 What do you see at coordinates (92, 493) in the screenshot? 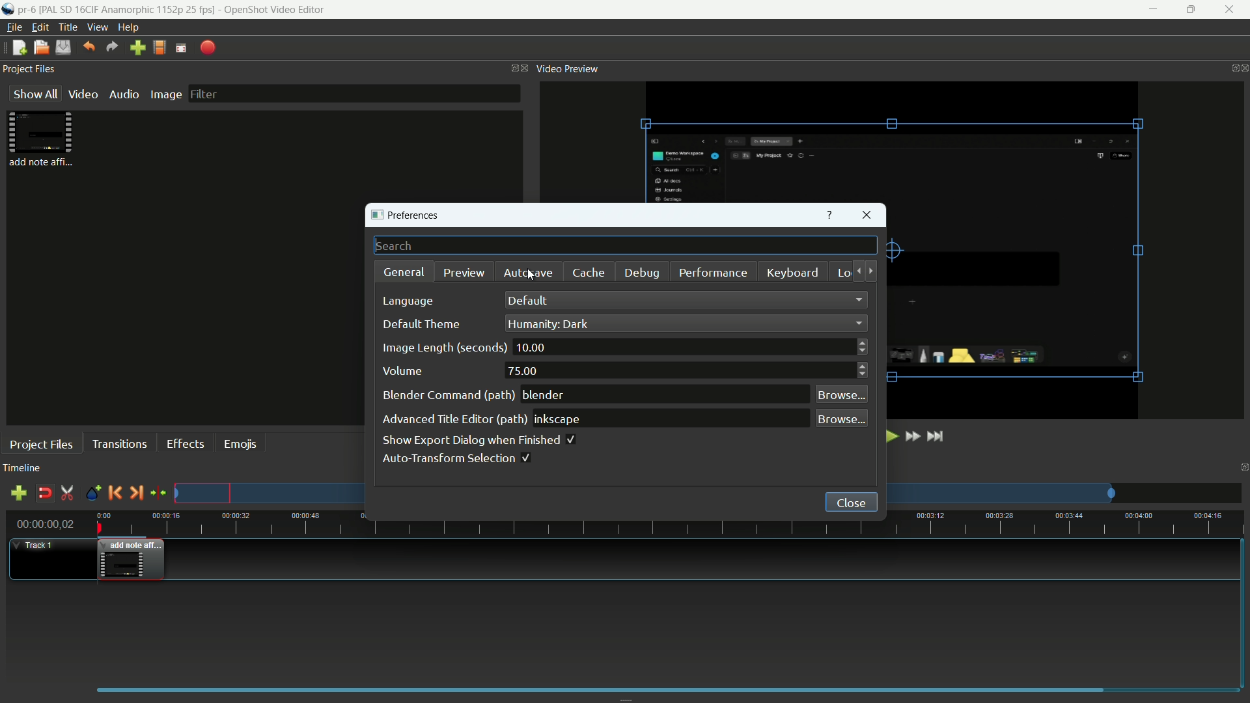
I see `create marker` at bounding box center [92, 493].